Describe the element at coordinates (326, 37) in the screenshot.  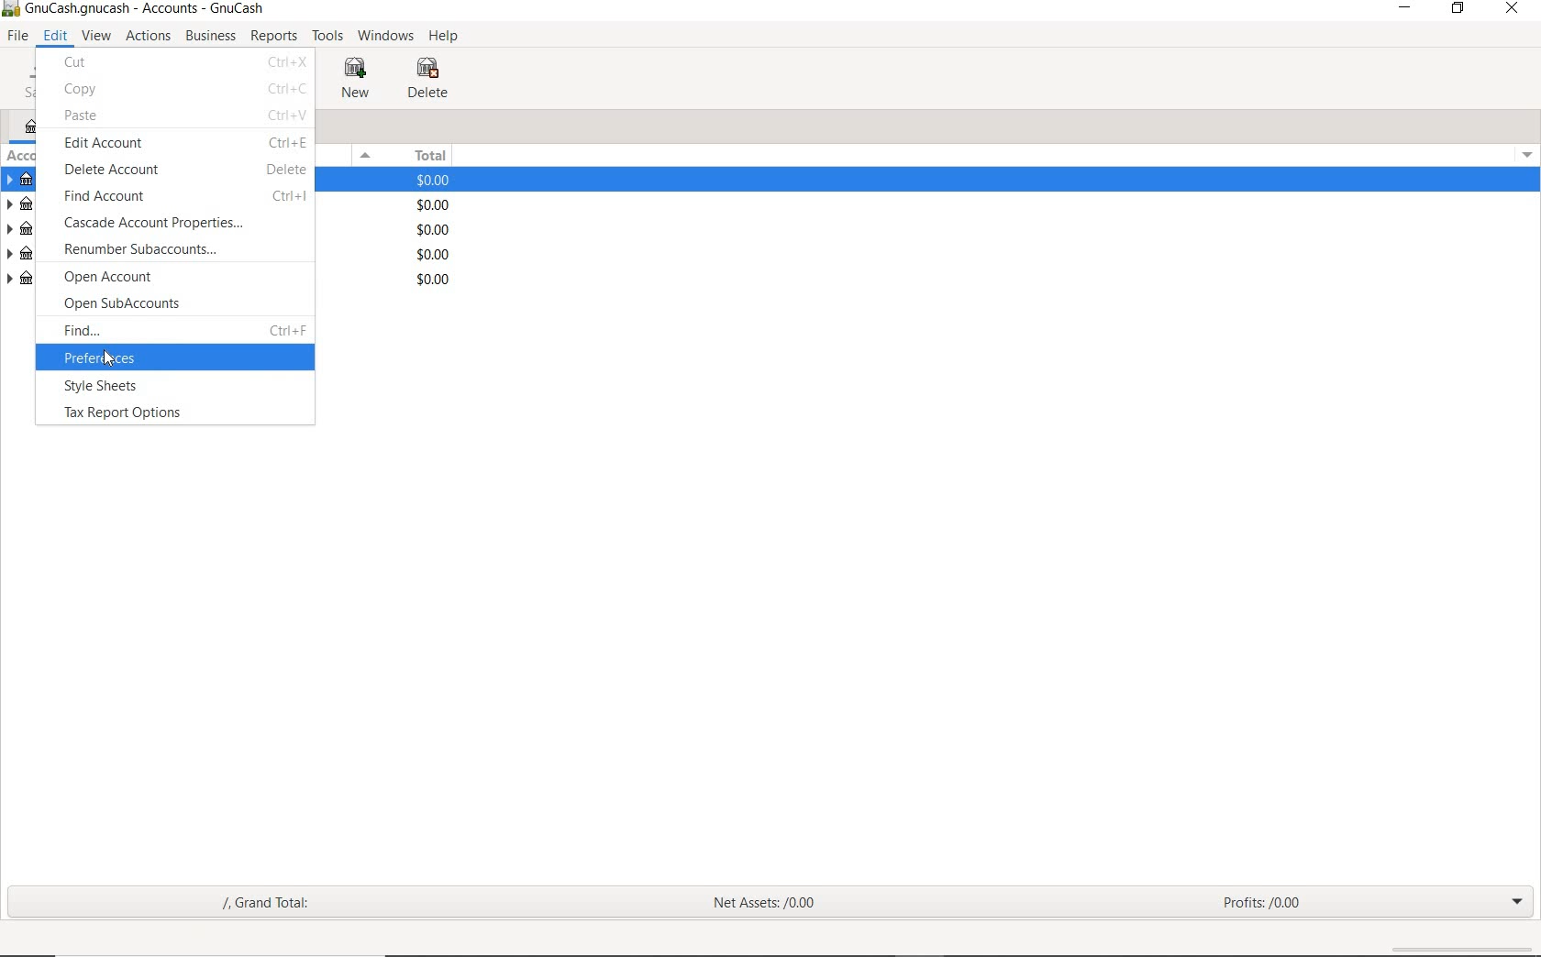
I see `TOOLS` at that location.